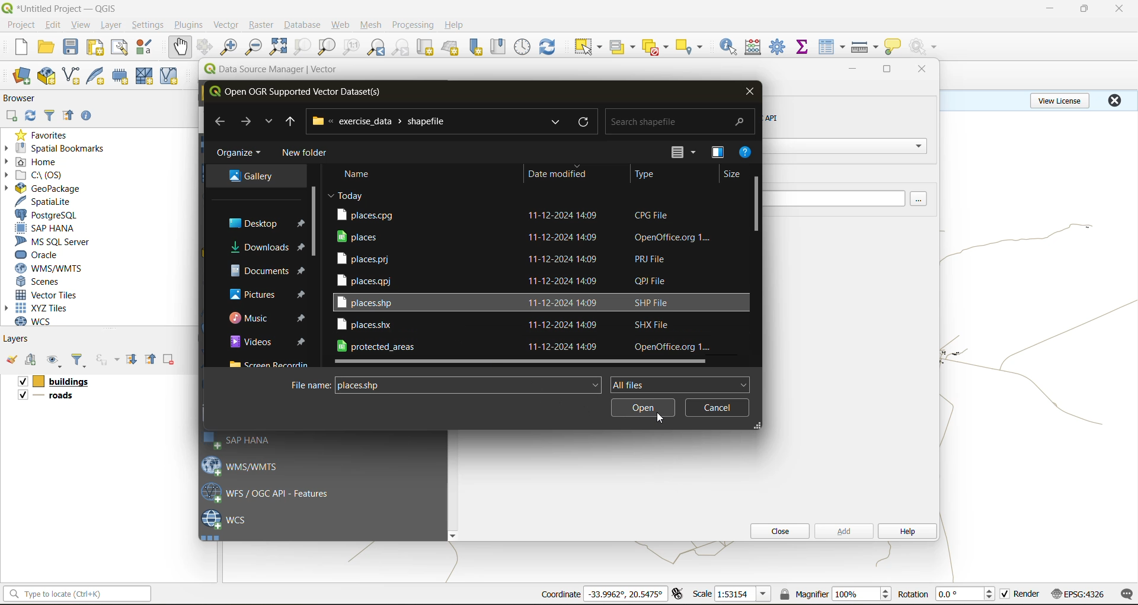  What do you see at coordinates (280, 72) in the screenshot?
I see `data source manager` at bounding box center [280, 72].